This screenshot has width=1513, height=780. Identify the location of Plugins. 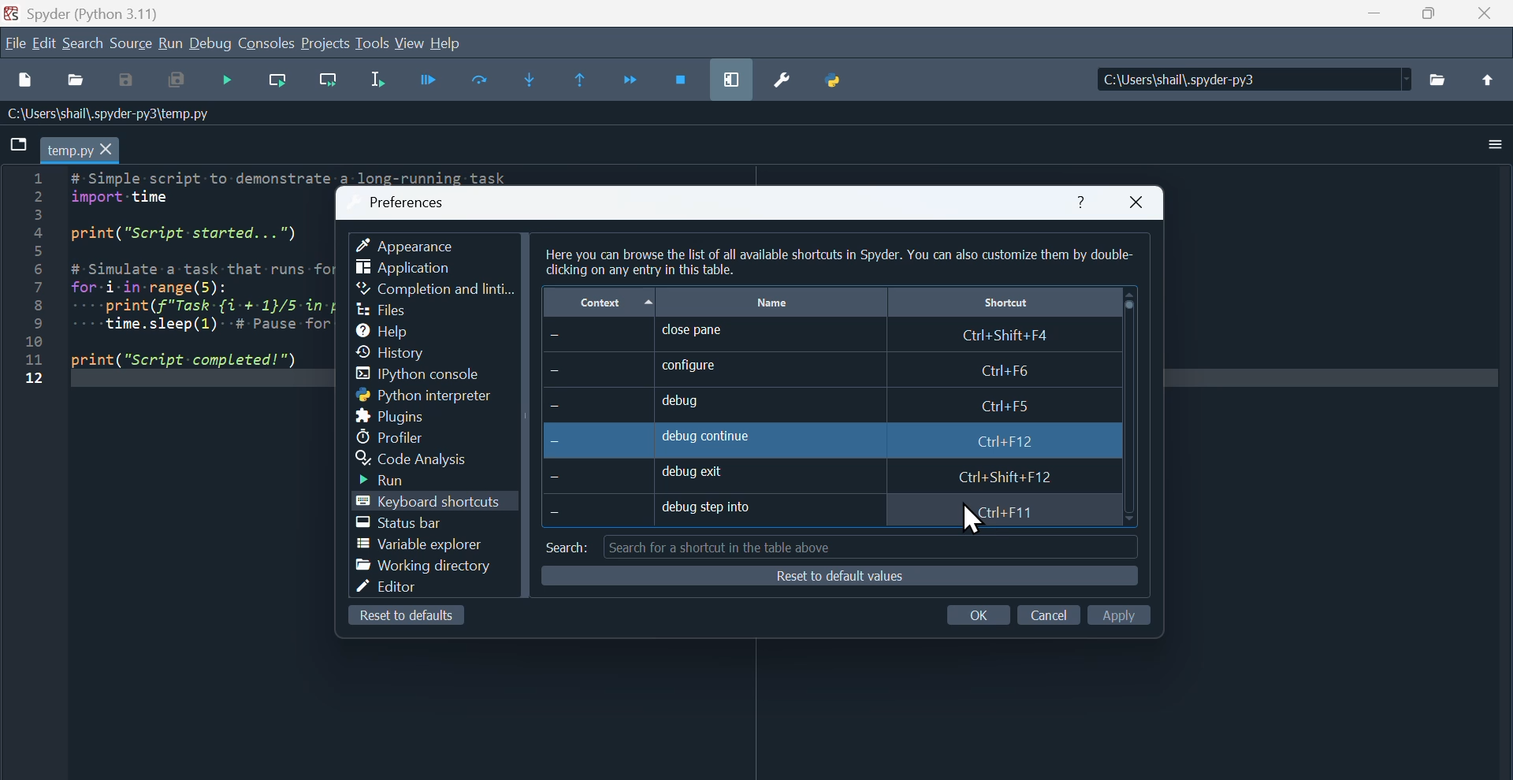
(399, 415).